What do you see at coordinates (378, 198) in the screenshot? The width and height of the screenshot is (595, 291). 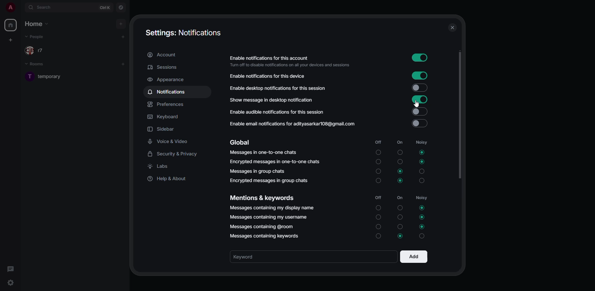 I see `off` at bounding box center [378, 198].